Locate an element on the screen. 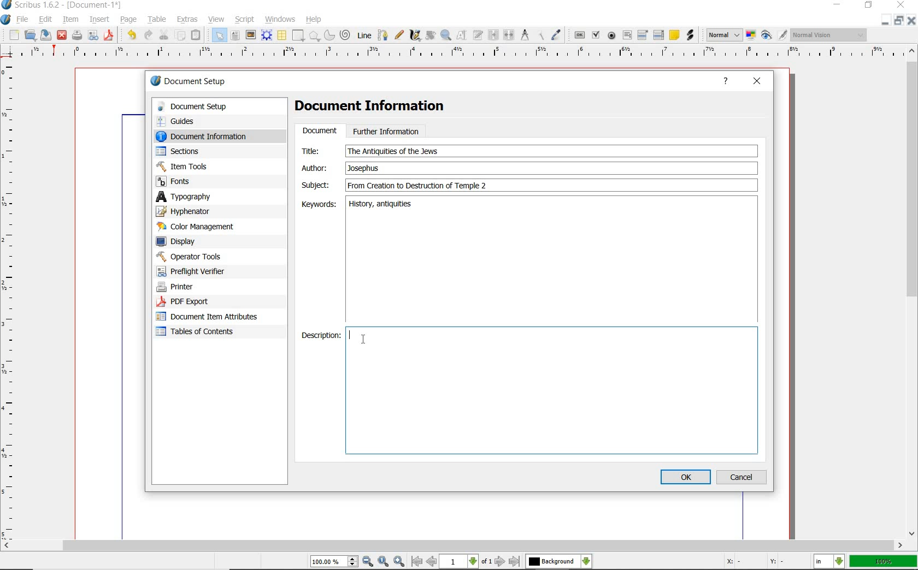 The image size is (918, 570). ok is located at coordinates (685, 477).